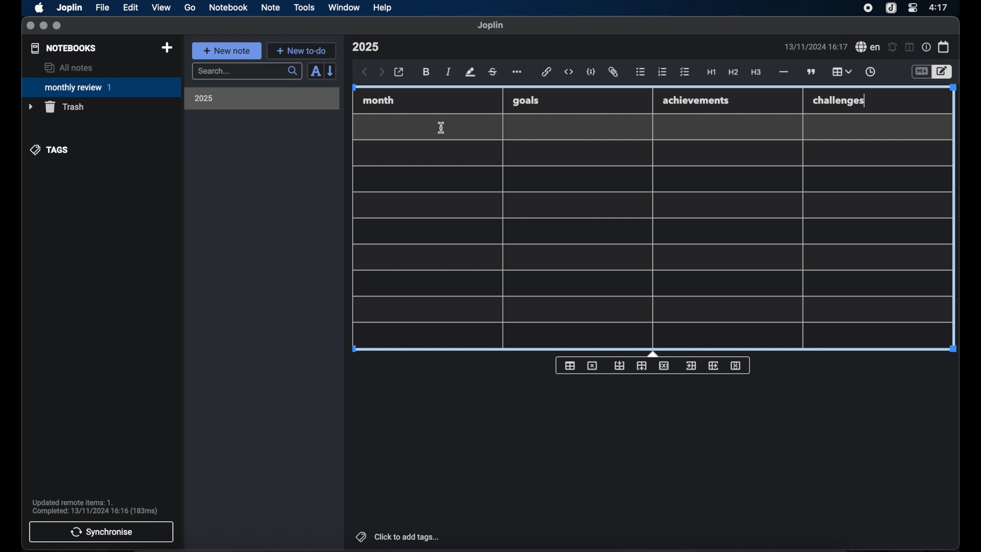 Image resolution: width=981 pixels, height=552 pixels. I want to click on insert row after, so click(642, 366).